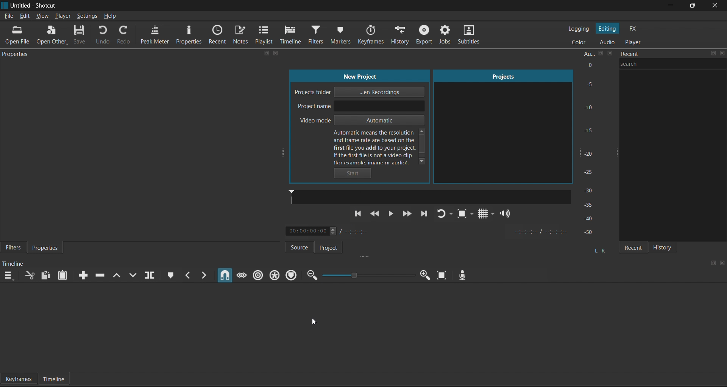 Image resolution: width=727 pixels, height=387 pixels. I want to click on properties, so click(17, 54).